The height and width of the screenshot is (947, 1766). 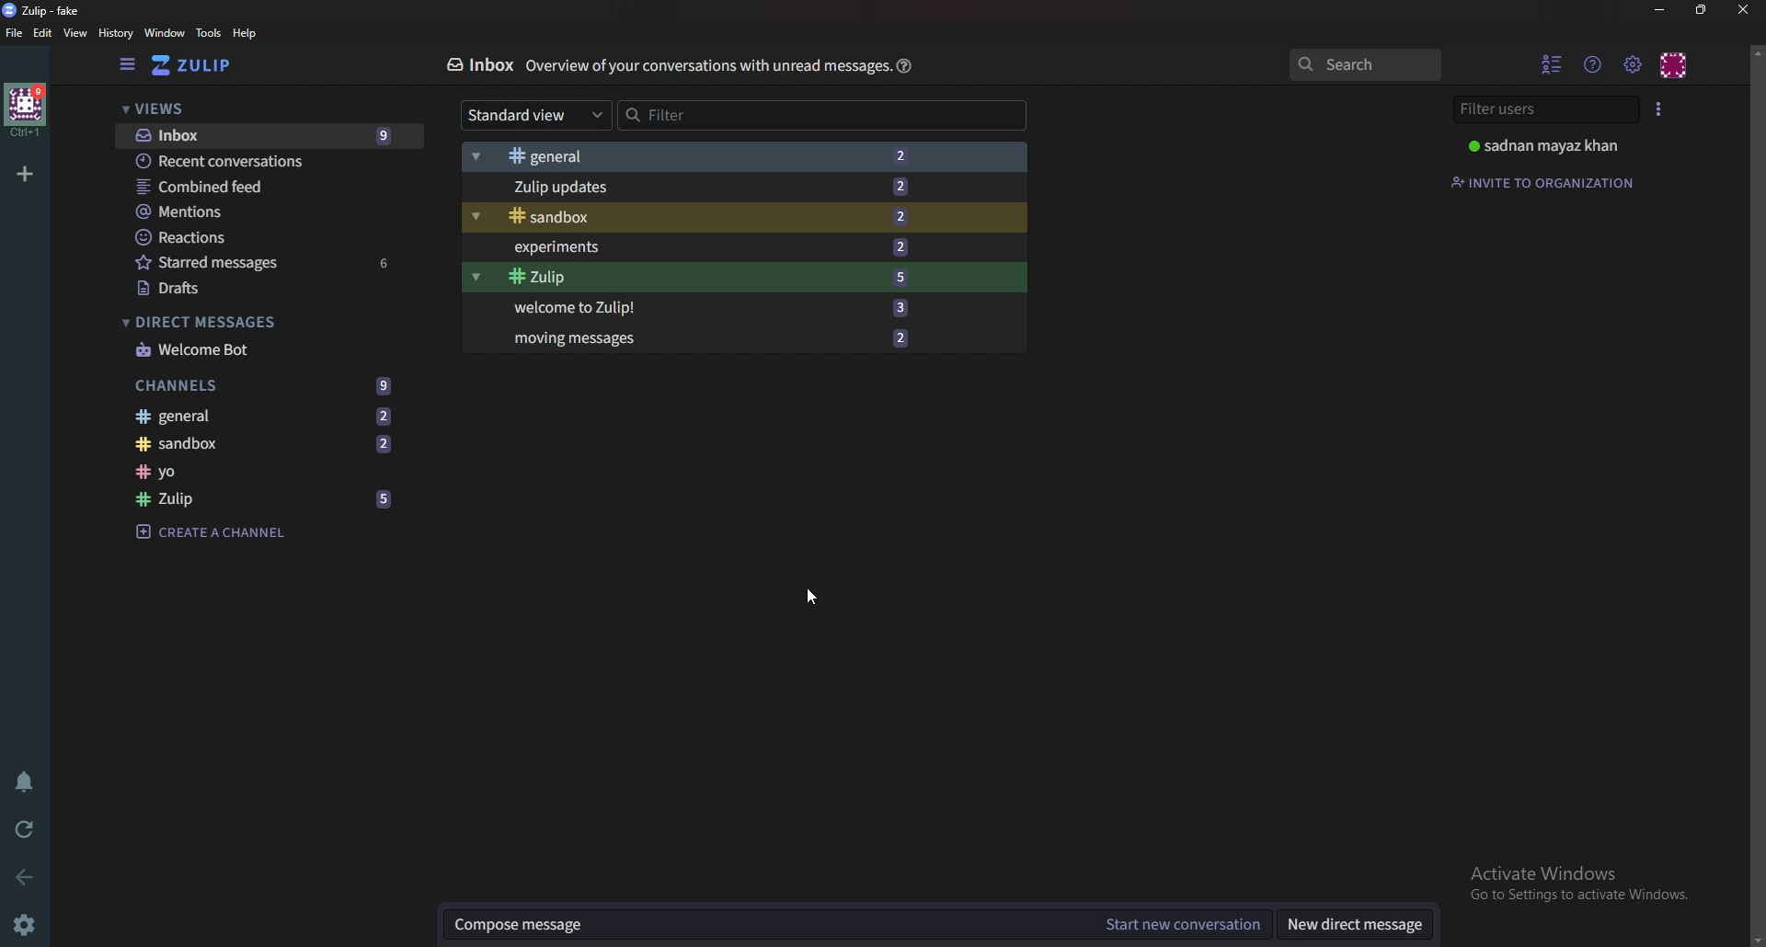 I want to click on close, so click(x=1744, y=11).